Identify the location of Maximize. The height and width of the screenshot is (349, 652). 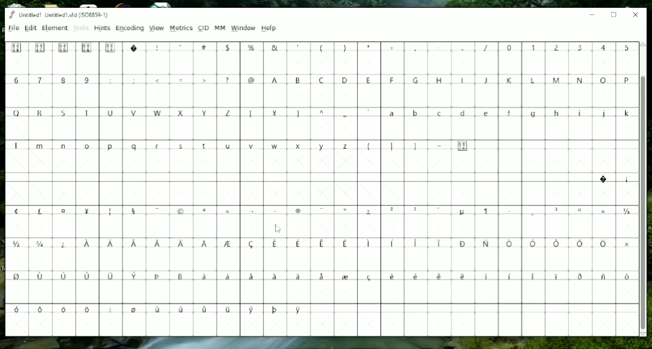
(614, 15).